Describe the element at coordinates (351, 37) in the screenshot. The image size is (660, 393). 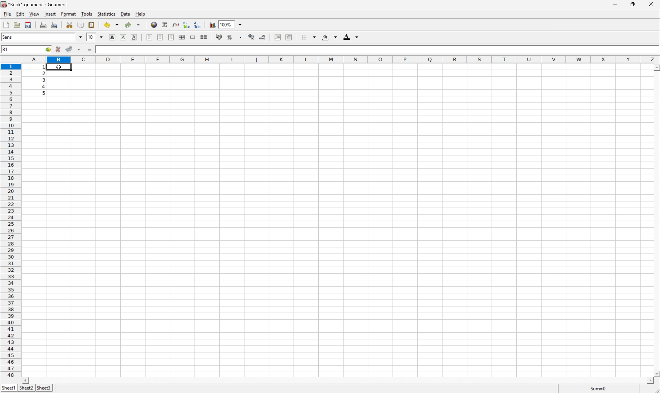
I see `Foreground` at that location.